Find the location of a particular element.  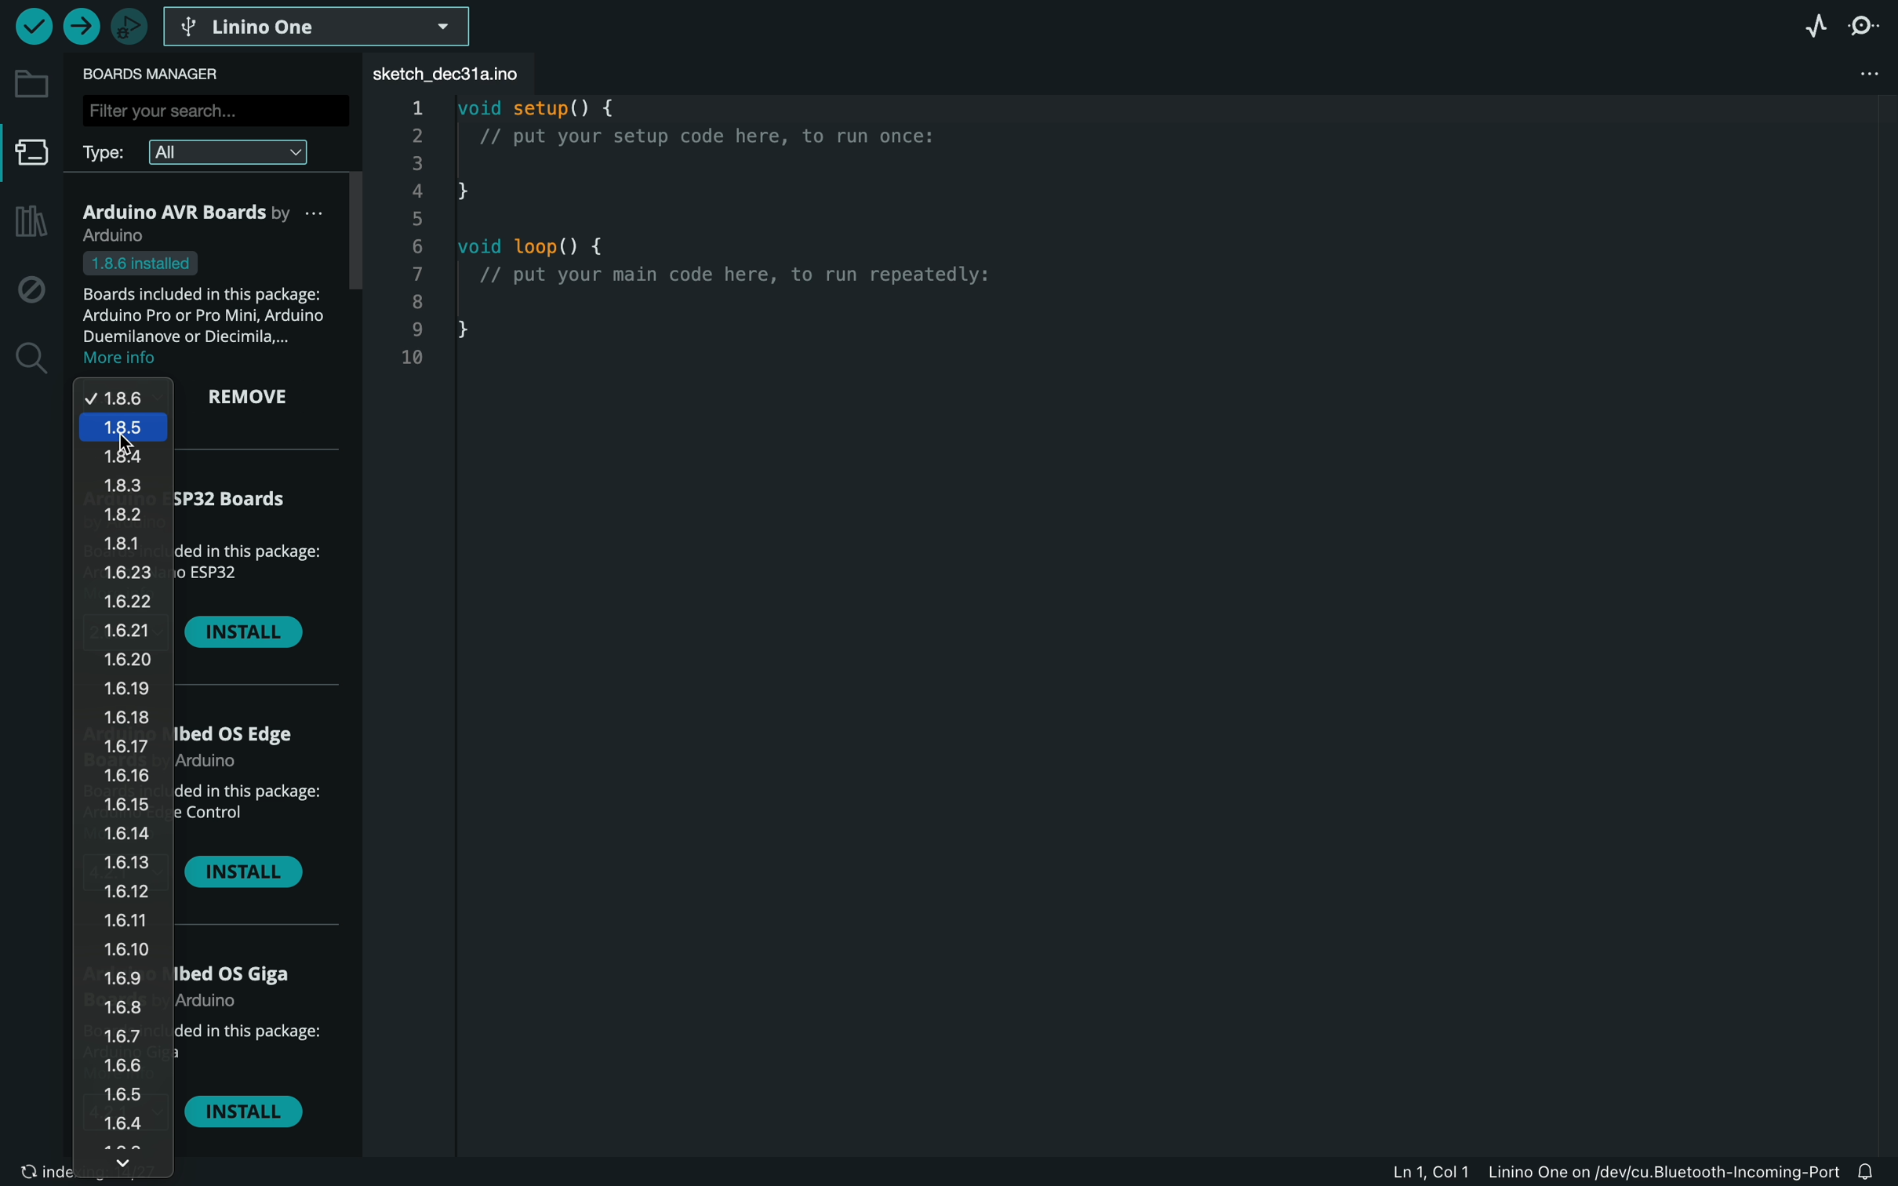

ESP32 boards is located at coordinates (244, 508).